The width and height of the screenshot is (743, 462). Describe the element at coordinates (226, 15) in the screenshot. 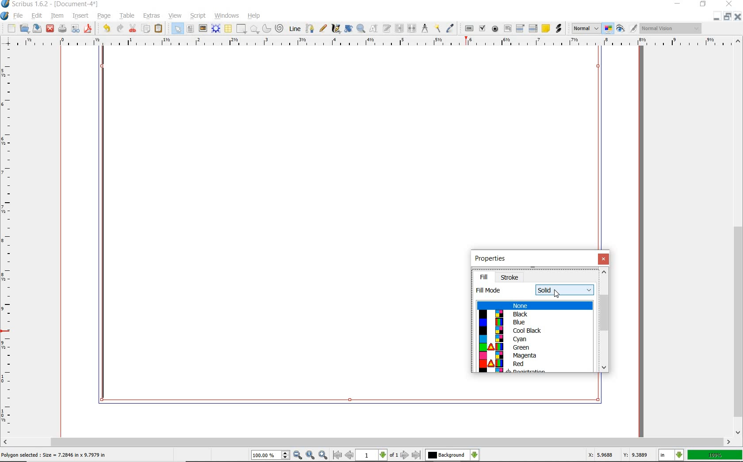

I see `windows` at that location.